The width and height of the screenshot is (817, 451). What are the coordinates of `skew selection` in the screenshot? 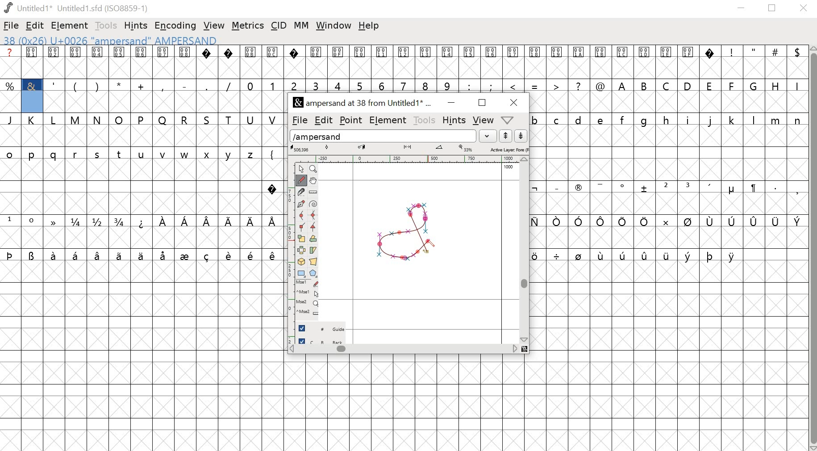 It's located at (314, 250).